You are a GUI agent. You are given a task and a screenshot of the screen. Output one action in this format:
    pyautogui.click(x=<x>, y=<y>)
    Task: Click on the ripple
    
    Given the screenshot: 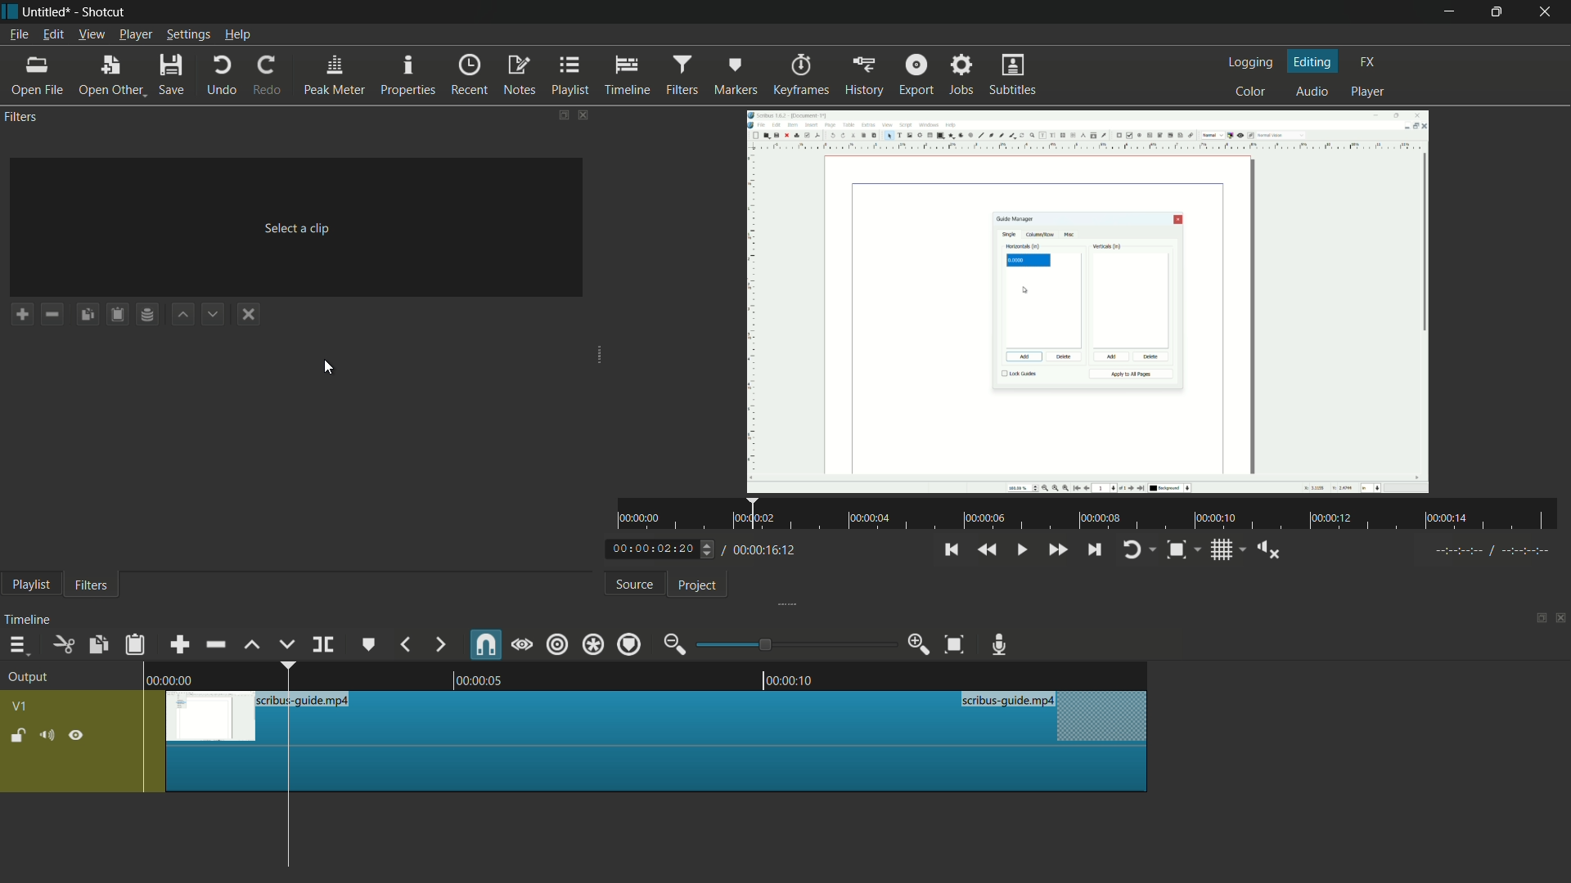 What is the action you would take?
    pyautogui.click(x=556, y=643)
    